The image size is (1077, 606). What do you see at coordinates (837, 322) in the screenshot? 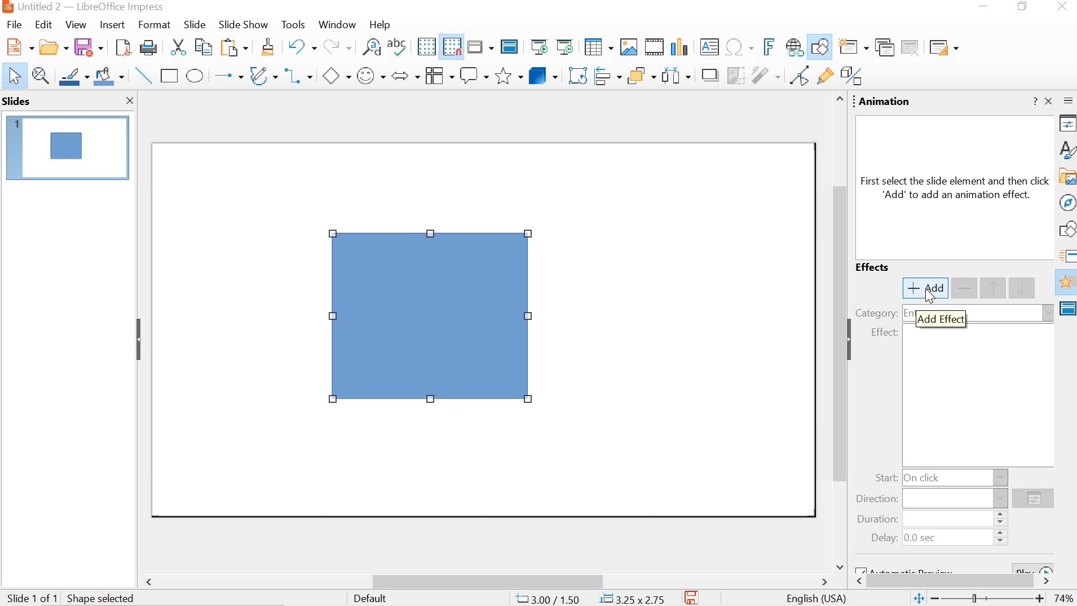
I see `scrollbar` at bounding box center [837, 322].